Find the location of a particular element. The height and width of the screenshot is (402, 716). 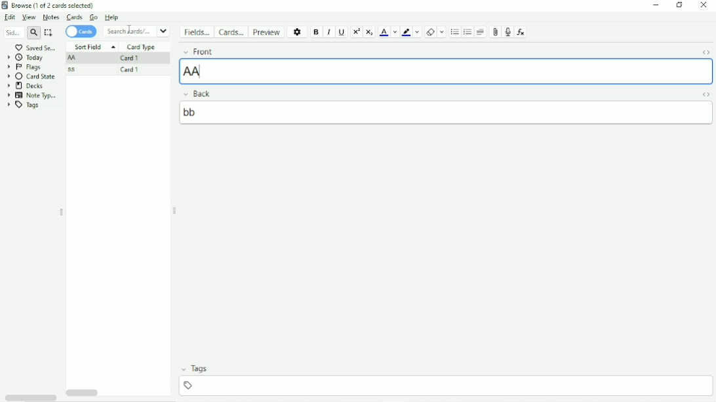

Tags is located at coordinates (26, 107).